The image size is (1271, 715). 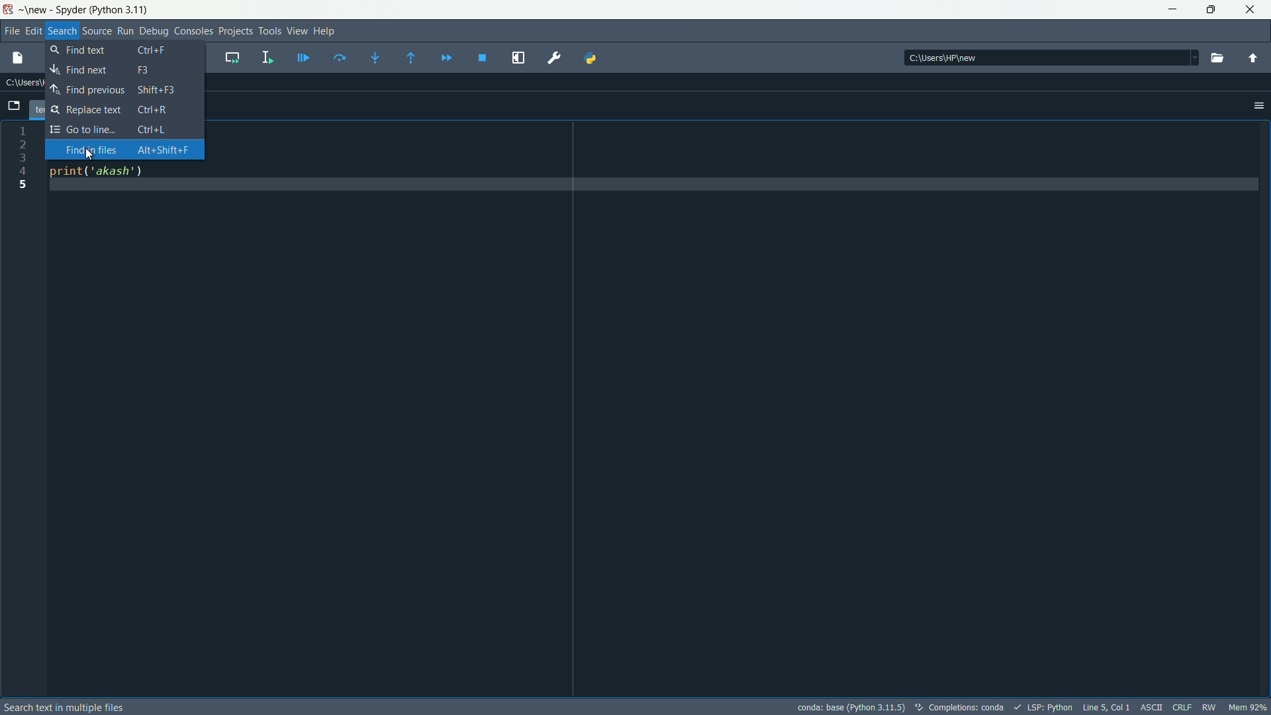 I want to click on interpreter, so click(x=852, y=706).